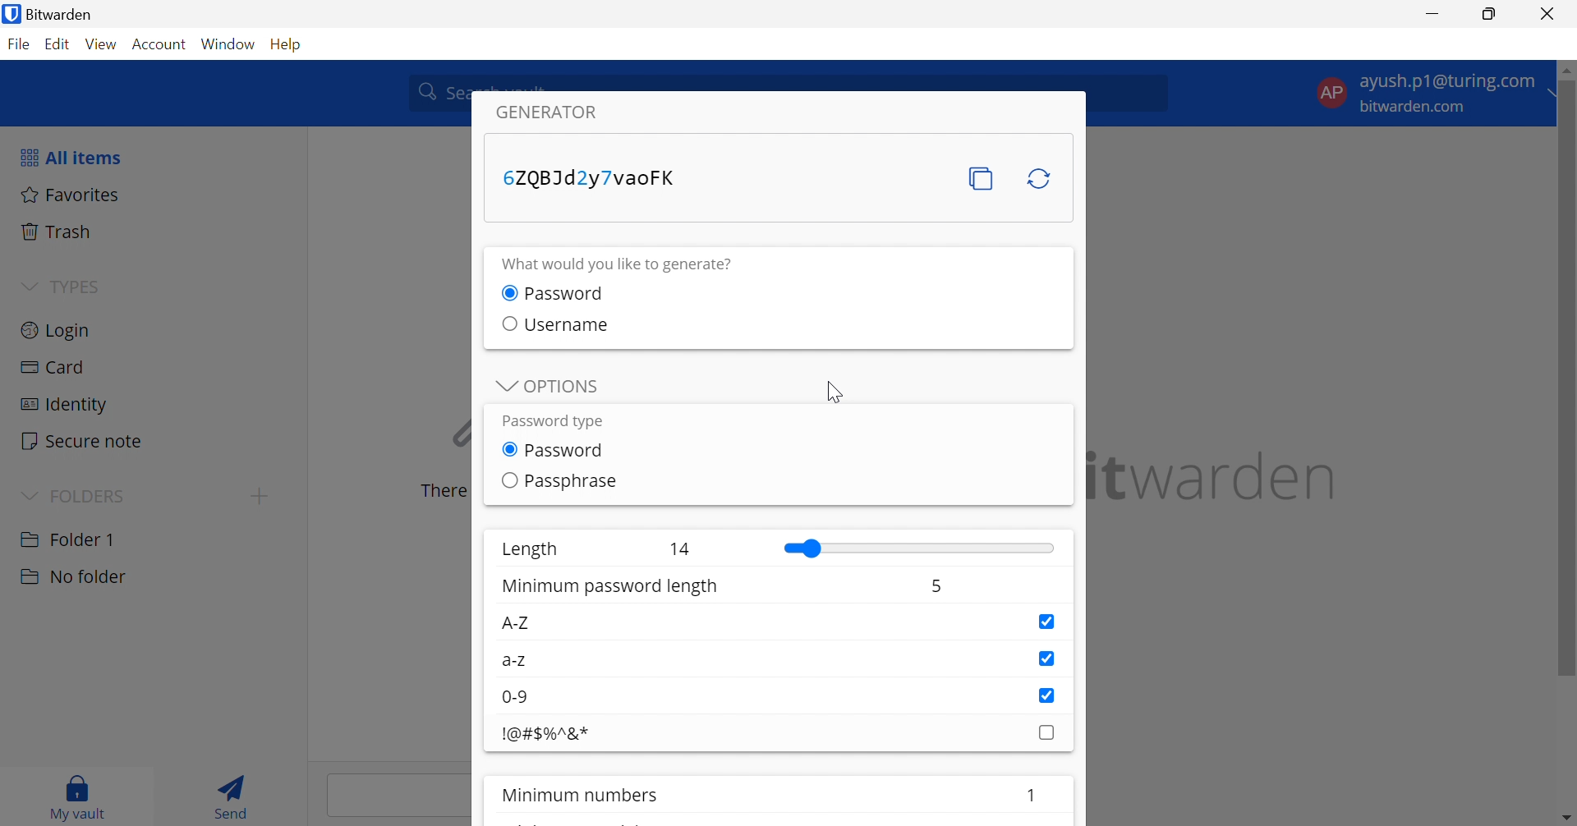 The image size is (1577, 826). Describe the element at coordinates (1567, 382) in the screenshot. I see `scrollbar` at that location.